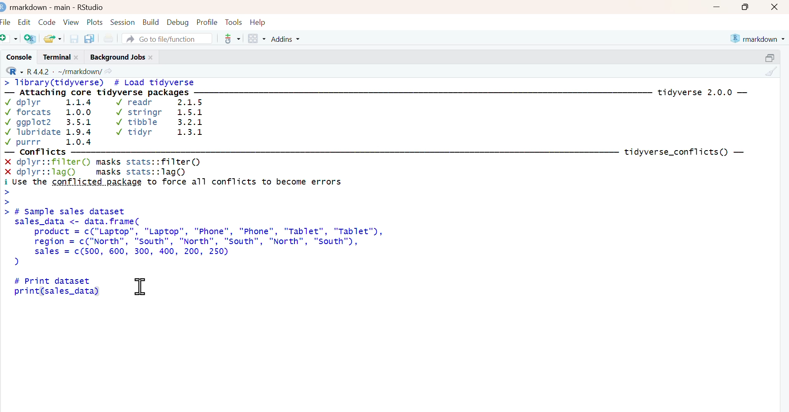  I want to click on new file, so click(10, 38).